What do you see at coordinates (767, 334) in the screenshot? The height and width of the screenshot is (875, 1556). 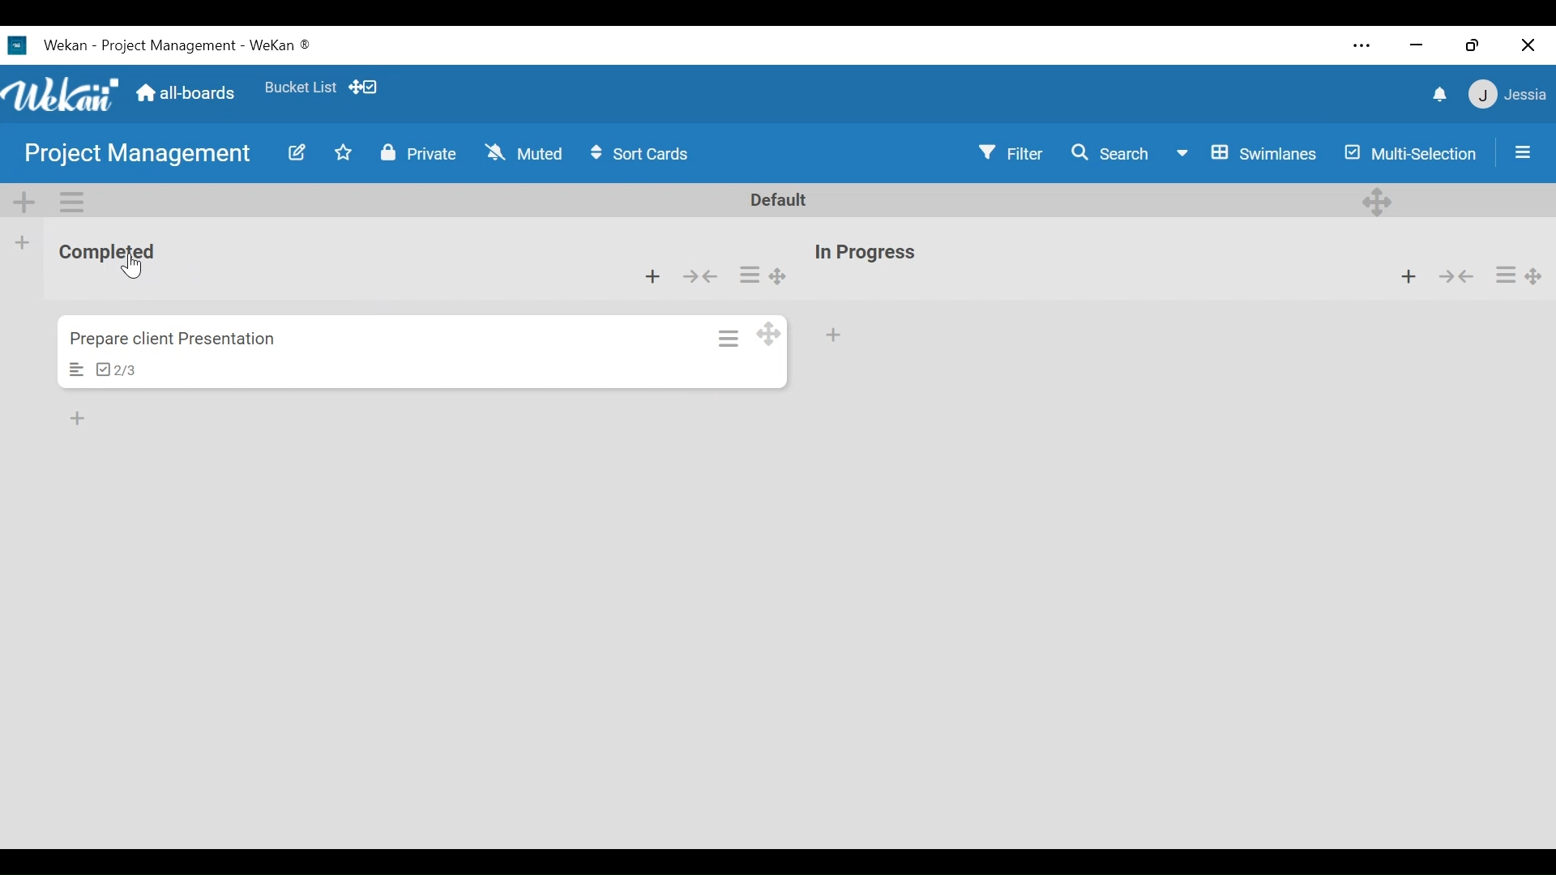 I see `Desktop drag handles` at bounding box center [767, 334].